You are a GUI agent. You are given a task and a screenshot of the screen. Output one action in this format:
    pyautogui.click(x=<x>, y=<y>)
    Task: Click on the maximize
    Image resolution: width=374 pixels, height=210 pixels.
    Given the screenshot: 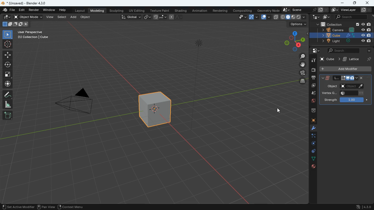 What is the action you would take?
    pyautogui.click(x=355, y=3)
    